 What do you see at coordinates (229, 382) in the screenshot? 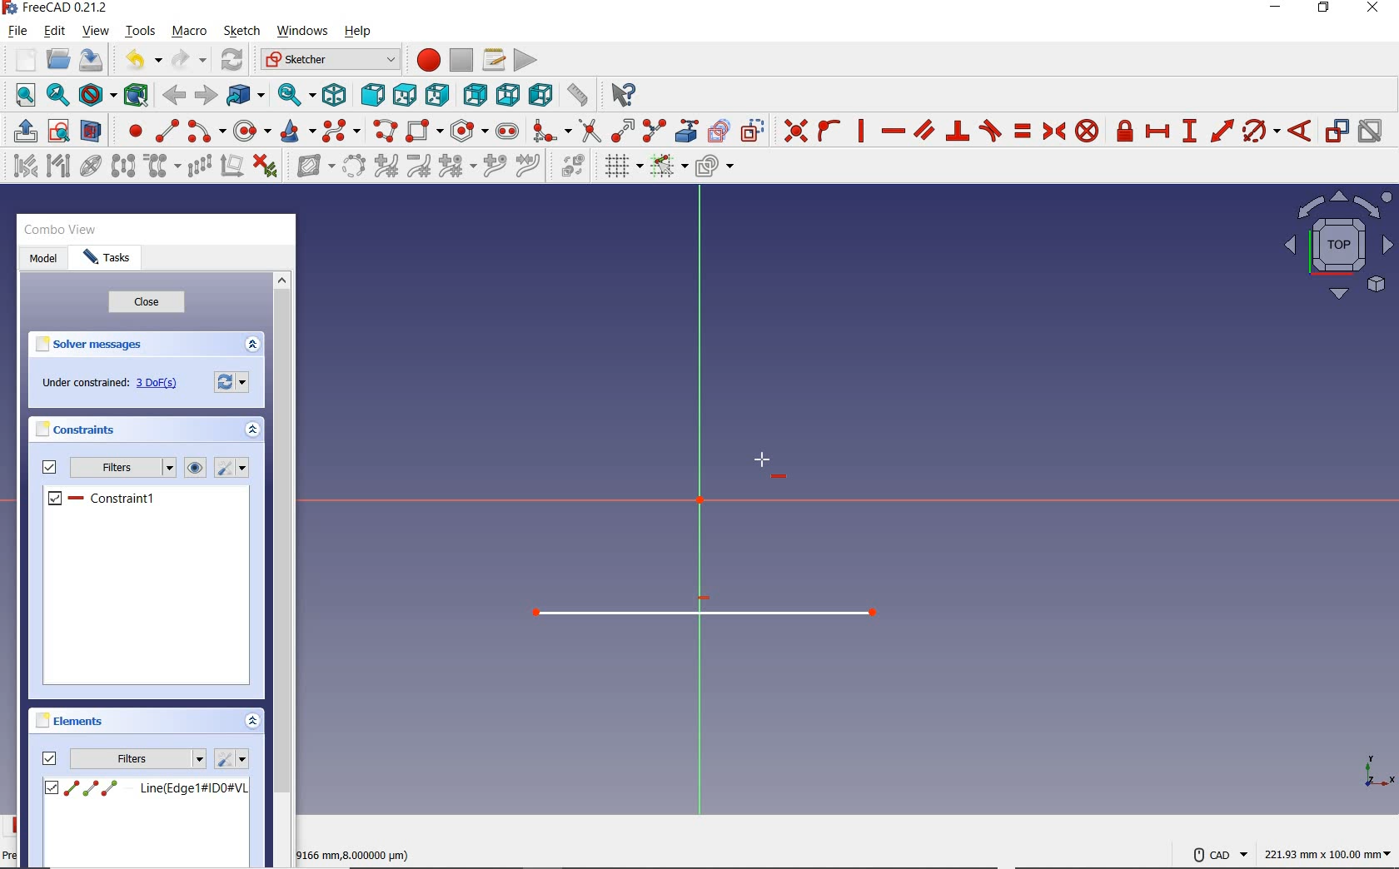
I see `SETTINGS` at bounding box center [229, 382].